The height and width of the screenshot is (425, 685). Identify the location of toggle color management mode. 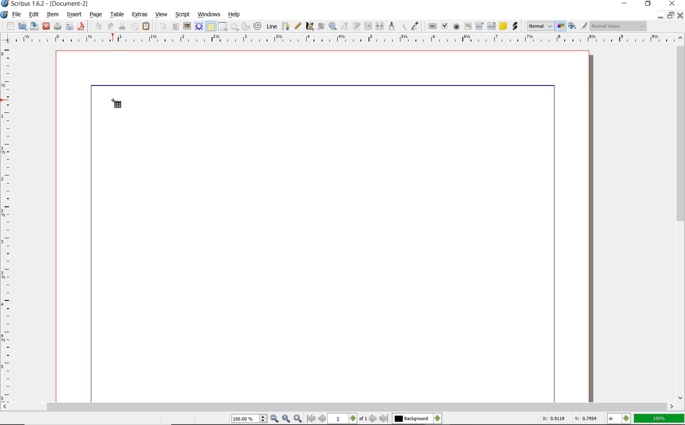
(560, 26).